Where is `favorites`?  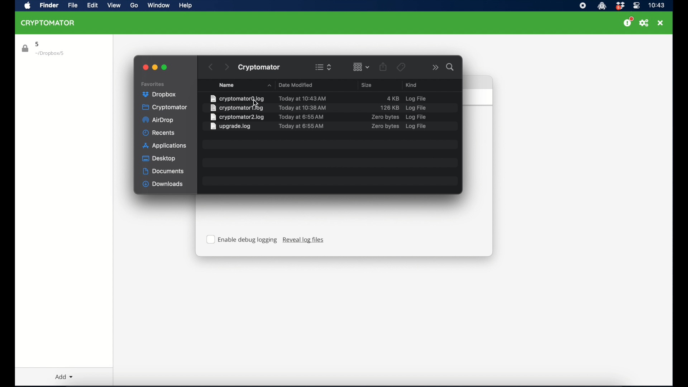 favorites is located at coordinates (153, 85).